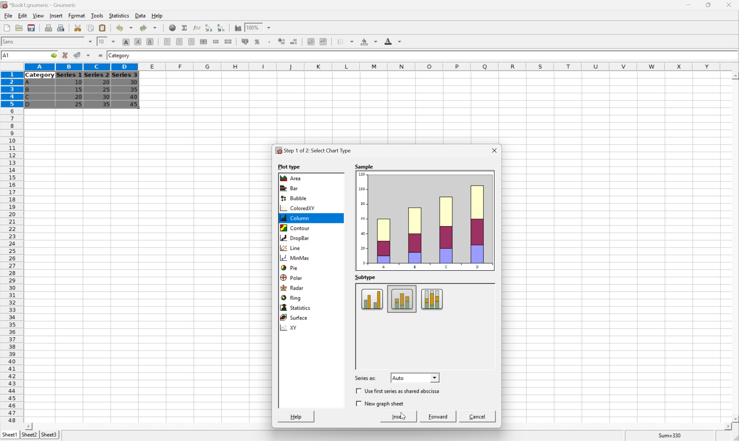 The image size is (739, 441). I want to click on Column subtype, so click(435, 299).